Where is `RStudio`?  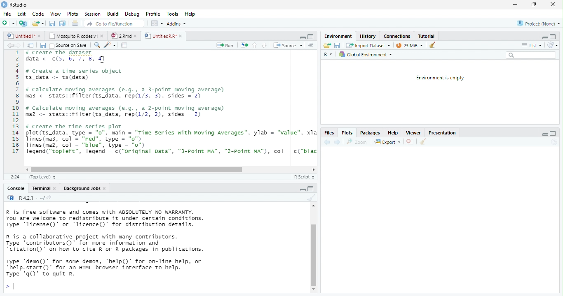 RStudio is located at coordinates (15, 4).